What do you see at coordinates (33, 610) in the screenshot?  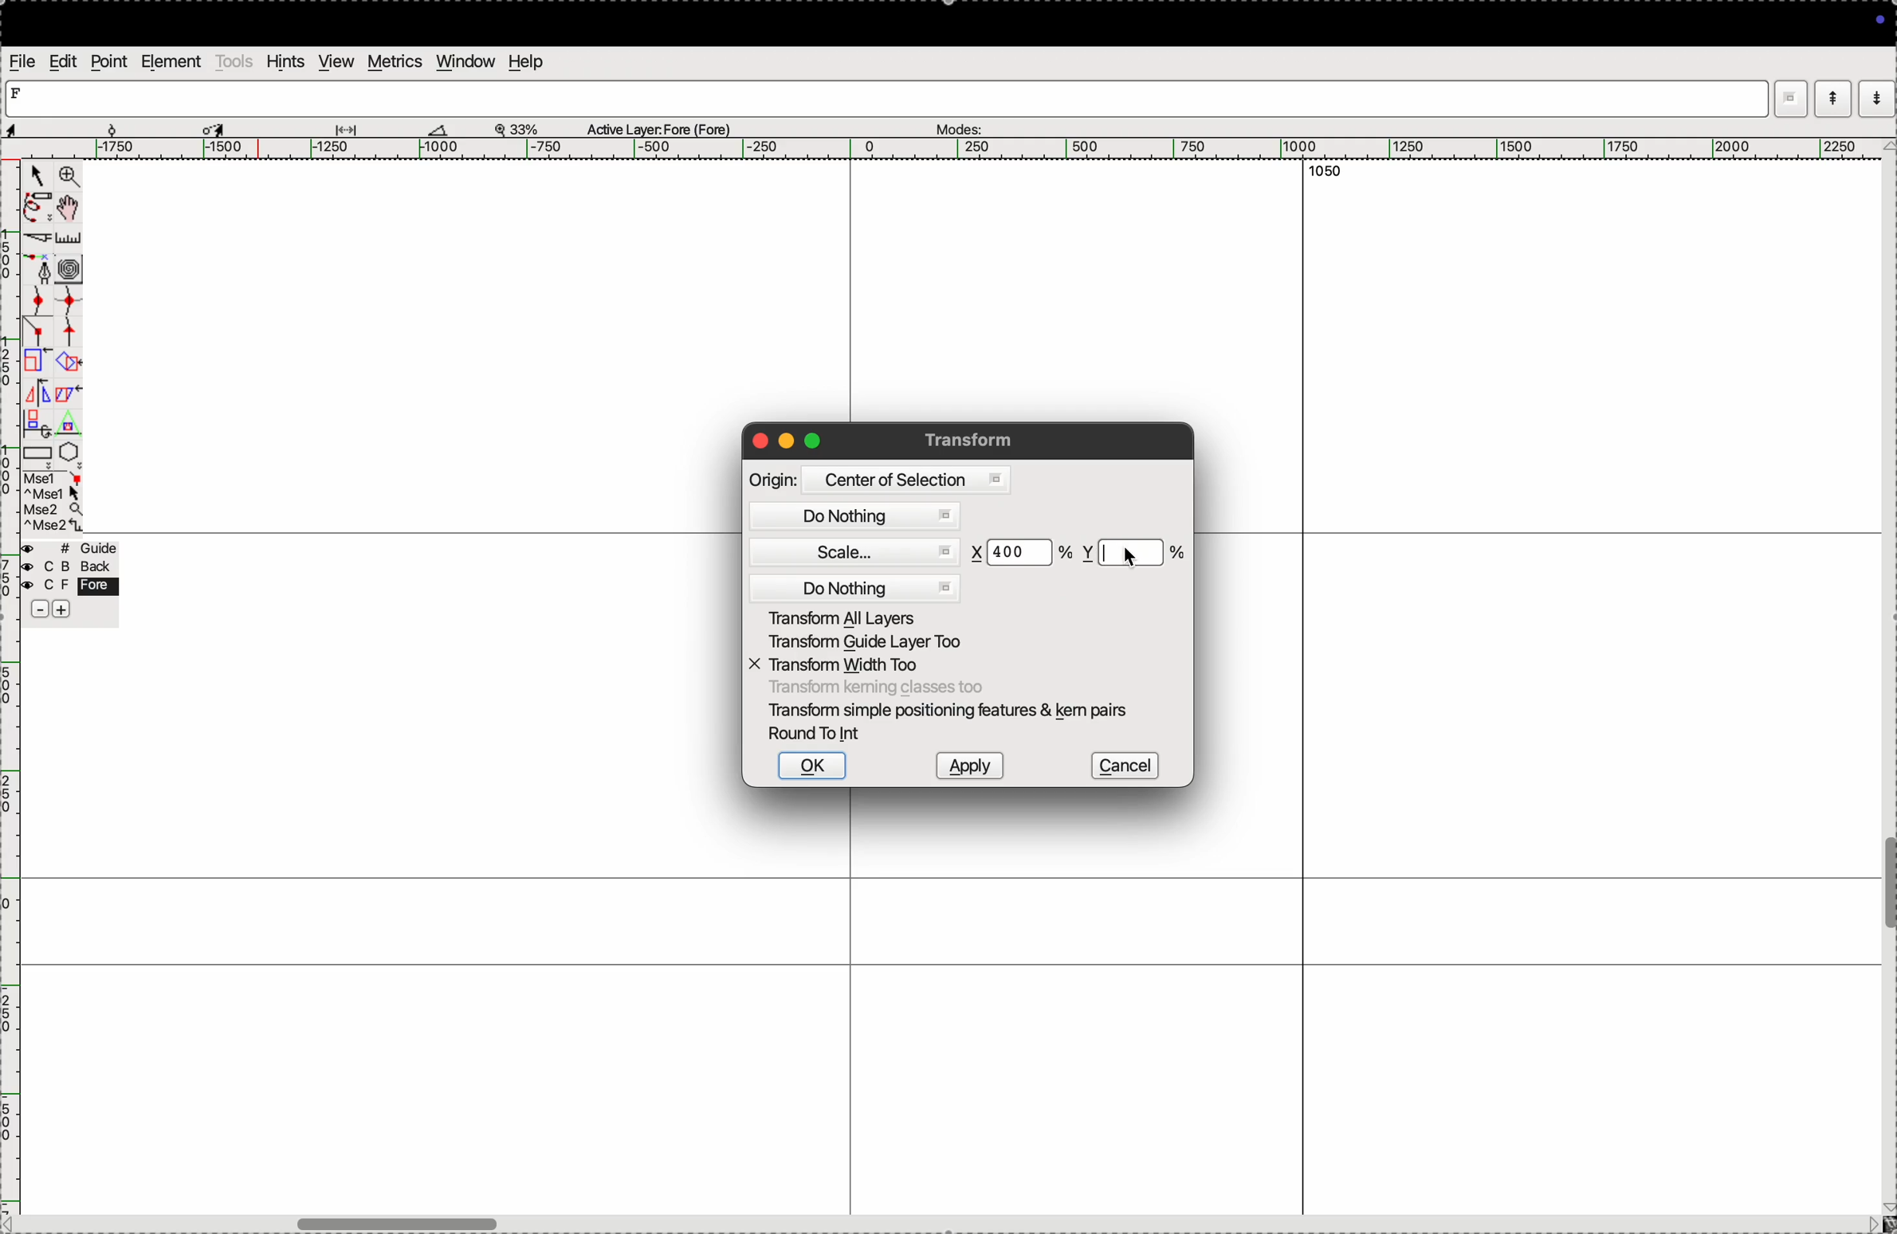 I see `sbubtract` at bounding box center [33, 610].